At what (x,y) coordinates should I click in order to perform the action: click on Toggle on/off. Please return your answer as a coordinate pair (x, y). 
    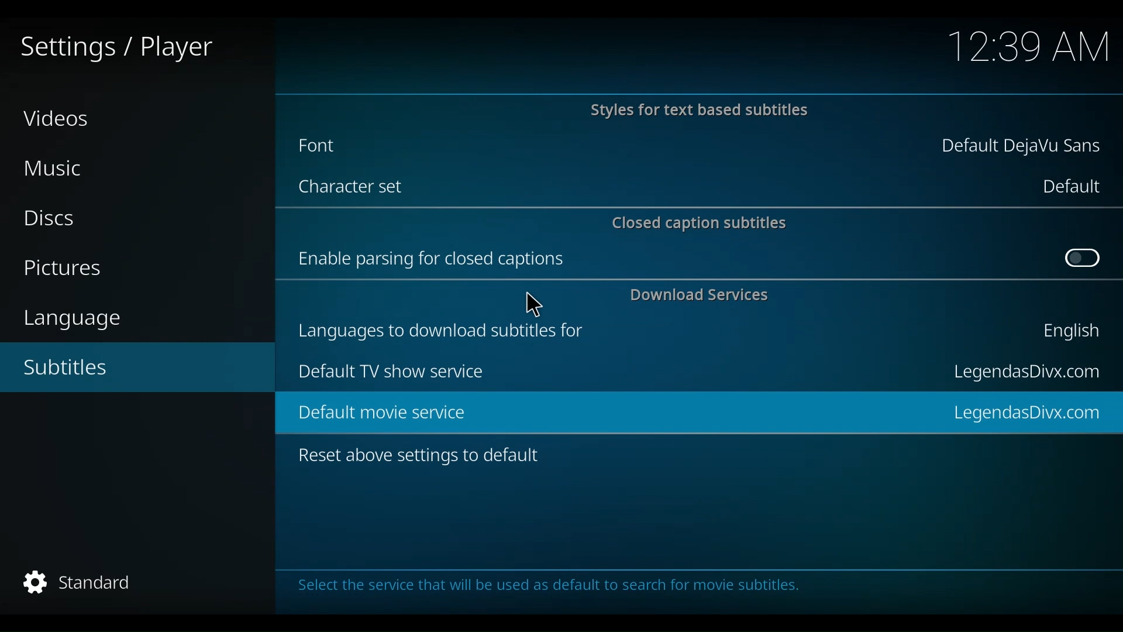
    Looking at the image, I should click on (1083, 259).